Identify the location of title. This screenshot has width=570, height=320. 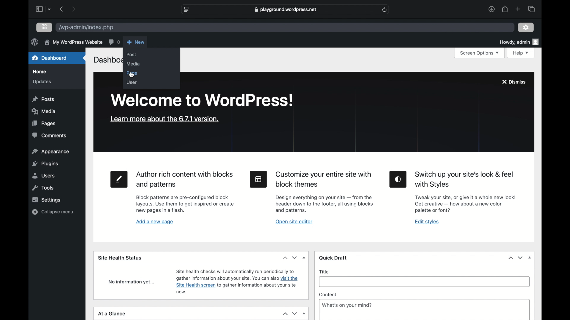
(325, 272).